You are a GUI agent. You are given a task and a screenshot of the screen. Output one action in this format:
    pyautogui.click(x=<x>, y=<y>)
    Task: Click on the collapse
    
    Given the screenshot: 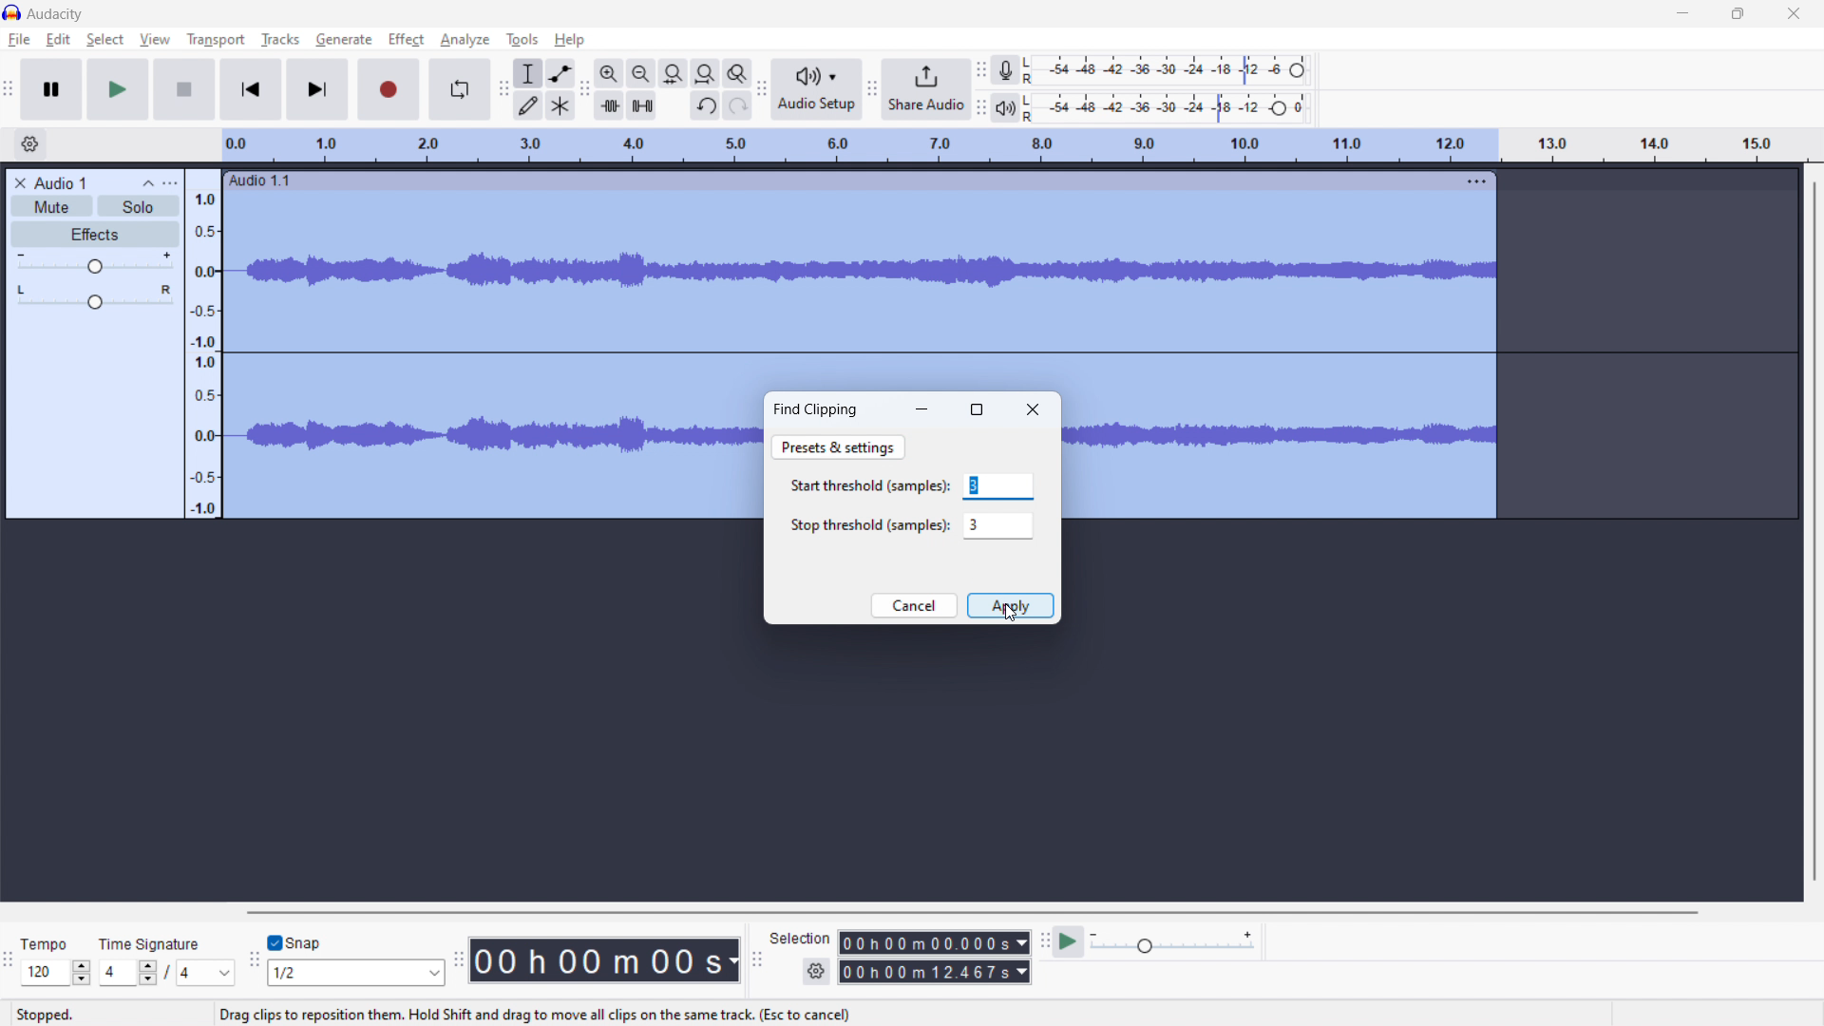 What is the action you would take?
    pyautogui.click(x=145, y=183)
    